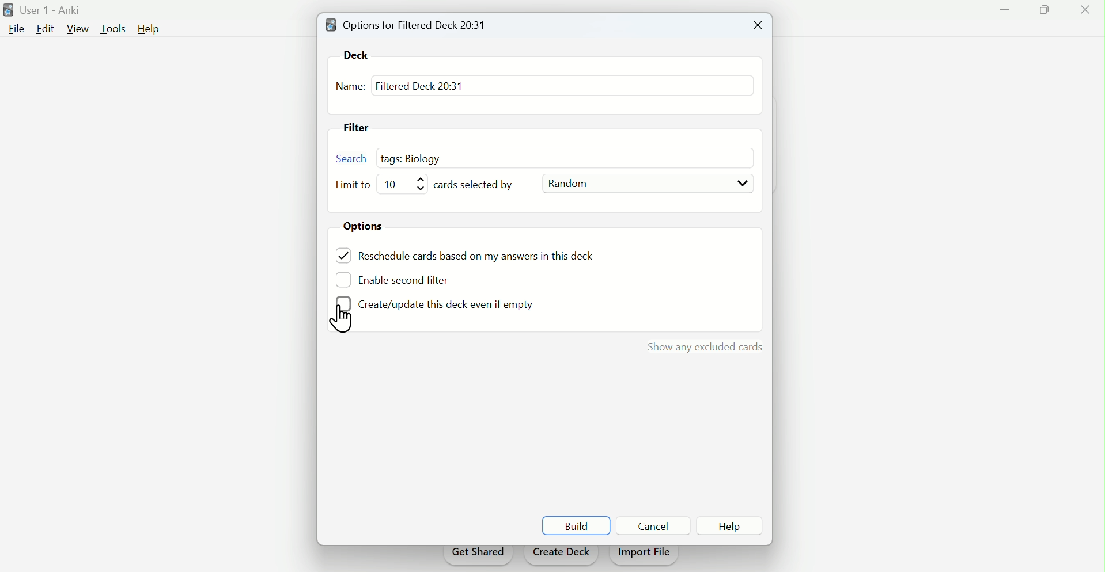 The height and width of the screenshot is (572, 1105). What do you see at coordinates (368, 227) in the screenshot?
I see `Options` at bounding box center [368, 227].